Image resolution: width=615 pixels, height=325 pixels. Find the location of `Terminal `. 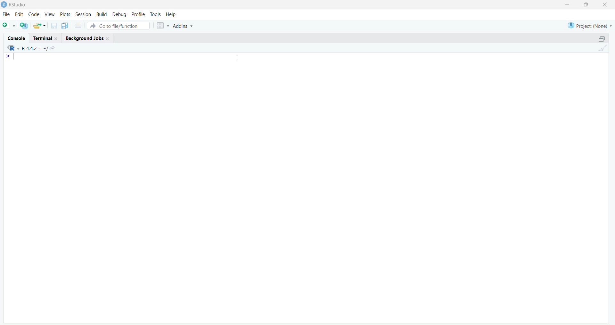

Terminal  is located at coordinates (42, 38).